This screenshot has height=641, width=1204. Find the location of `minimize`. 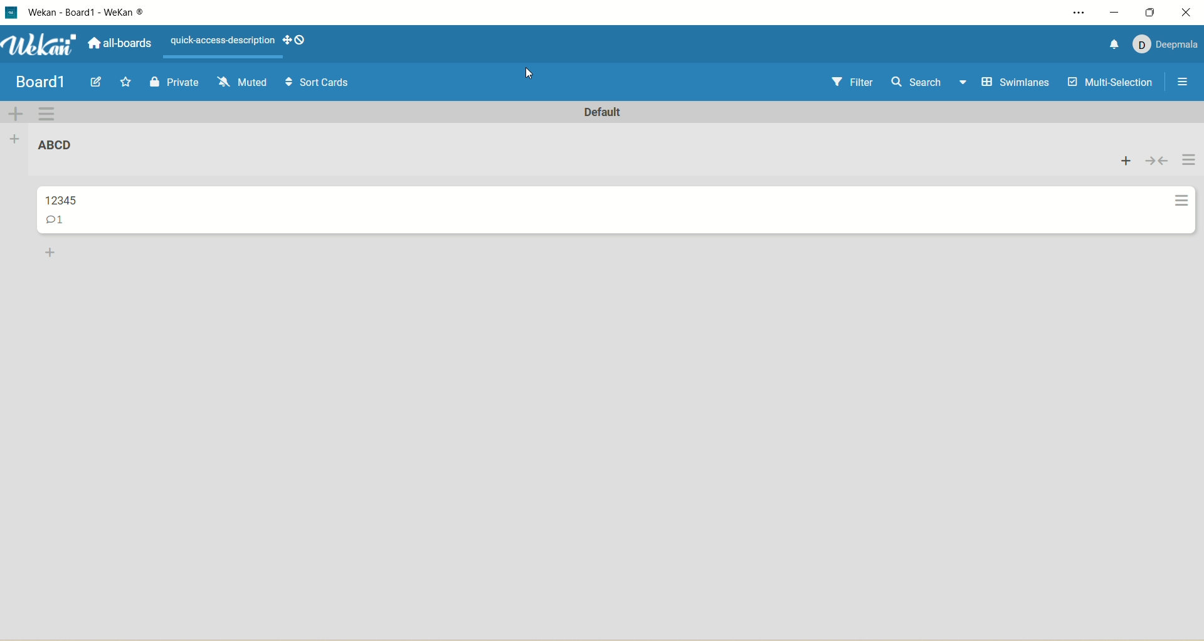

minimize is located at coordinates (1113, 13).